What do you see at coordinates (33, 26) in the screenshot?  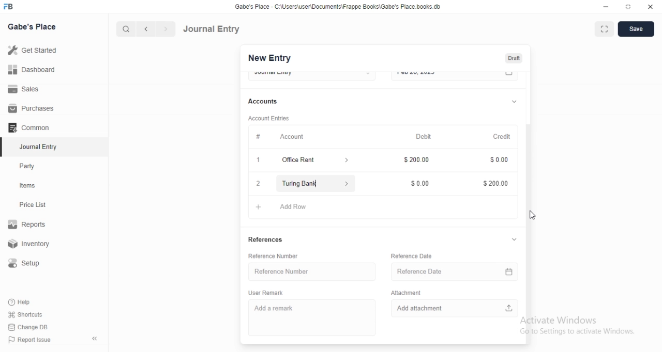 I see `Gabe's Place` at bounding box center [33, 26].